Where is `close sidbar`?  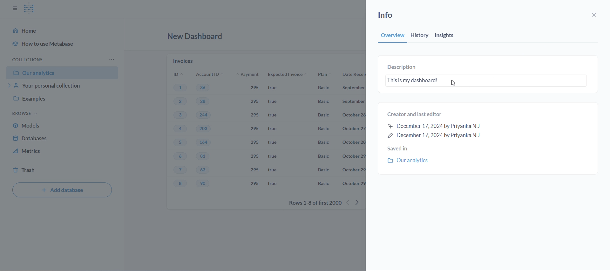
close sidbar is located at coordinates (14, 9).